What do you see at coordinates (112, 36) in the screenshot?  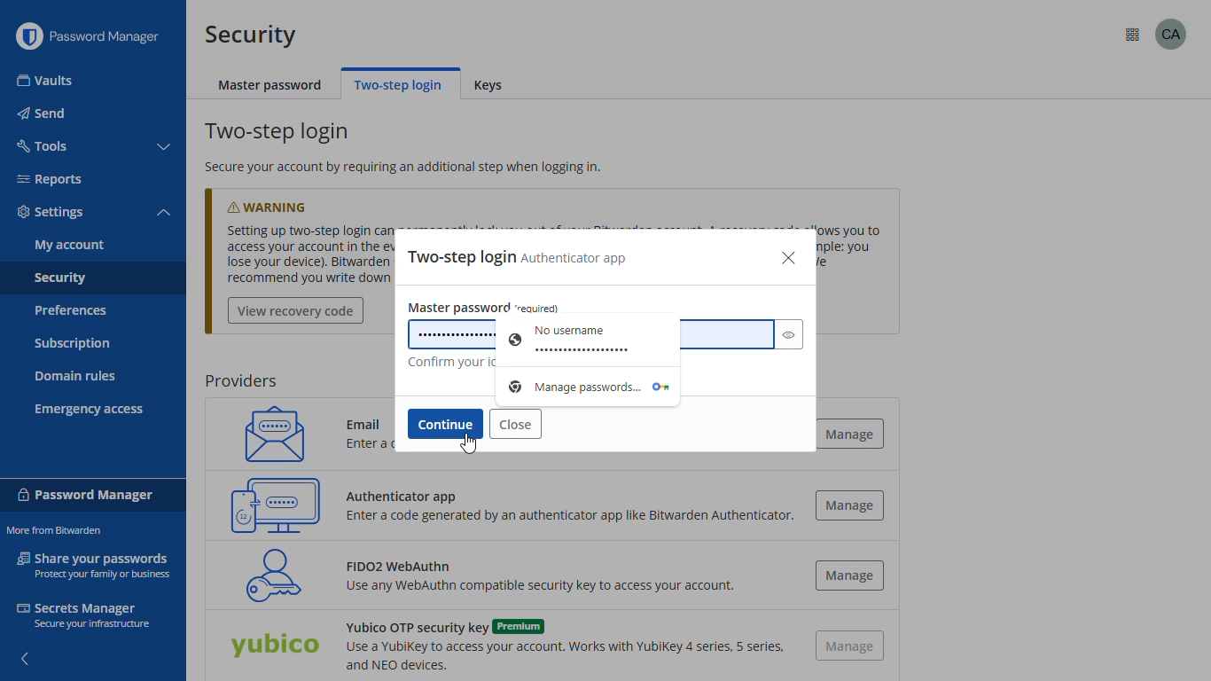 I see `password manager` at bounding box center [112, 36].